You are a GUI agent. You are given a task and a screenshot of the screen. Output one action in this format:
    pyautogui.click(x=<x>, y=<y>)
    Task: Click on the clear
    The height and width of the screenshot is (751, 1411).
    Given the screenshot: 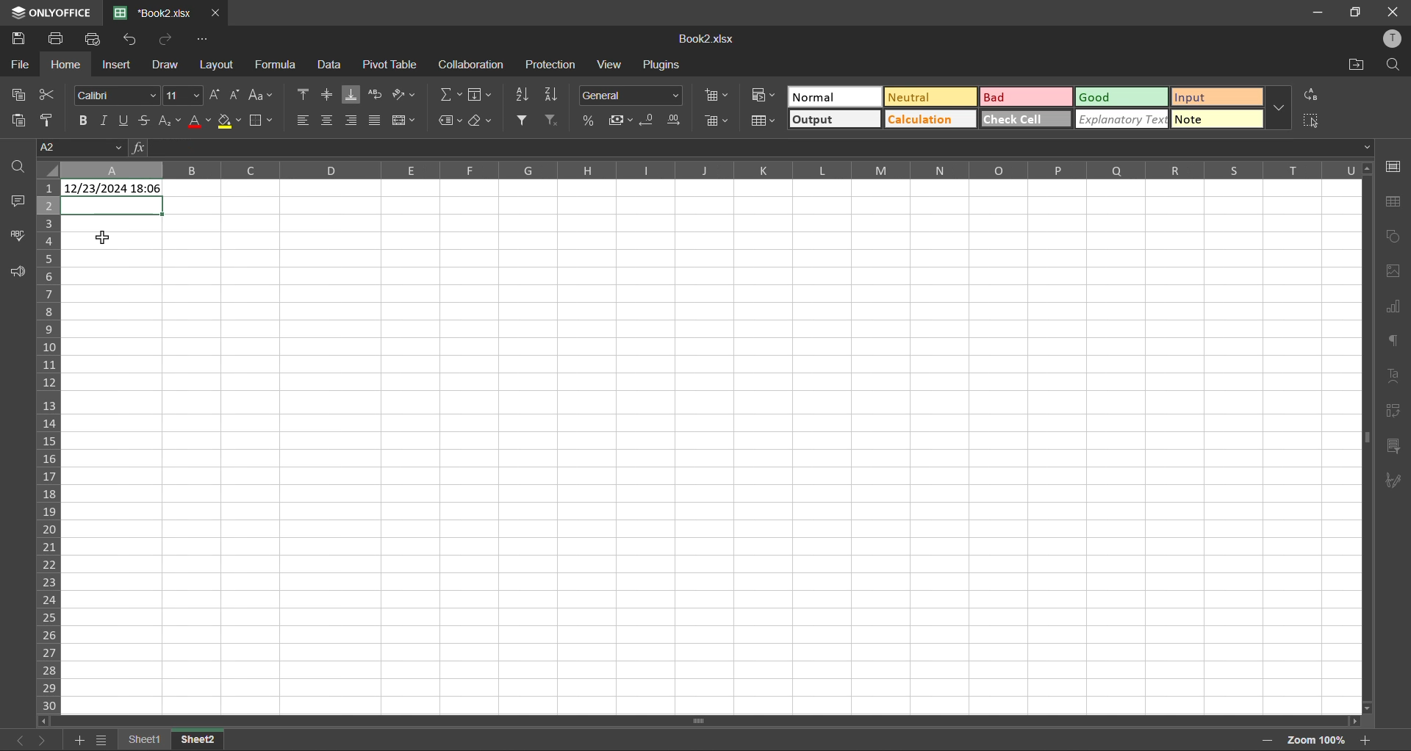 What is the action you would take?
    pyautogui.click(x=484, y=121)
    